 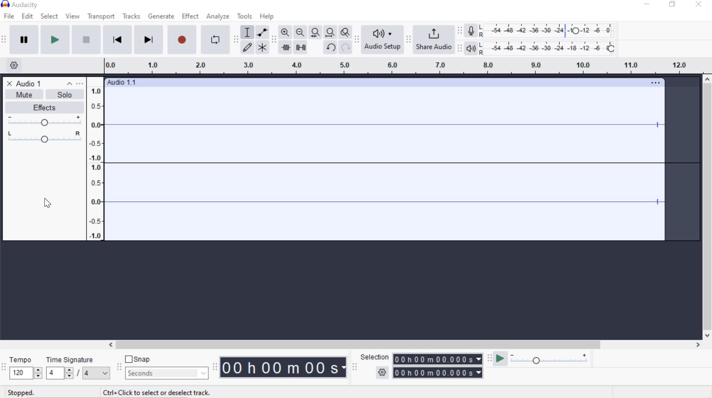 I want to click on Zoom In, so click(x=285, y=32).